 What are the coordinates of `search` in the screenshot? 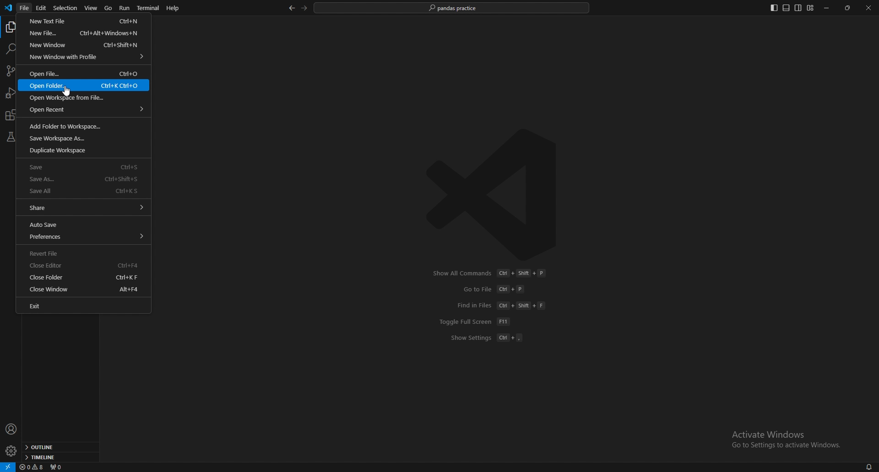 It's located at (10, 49).